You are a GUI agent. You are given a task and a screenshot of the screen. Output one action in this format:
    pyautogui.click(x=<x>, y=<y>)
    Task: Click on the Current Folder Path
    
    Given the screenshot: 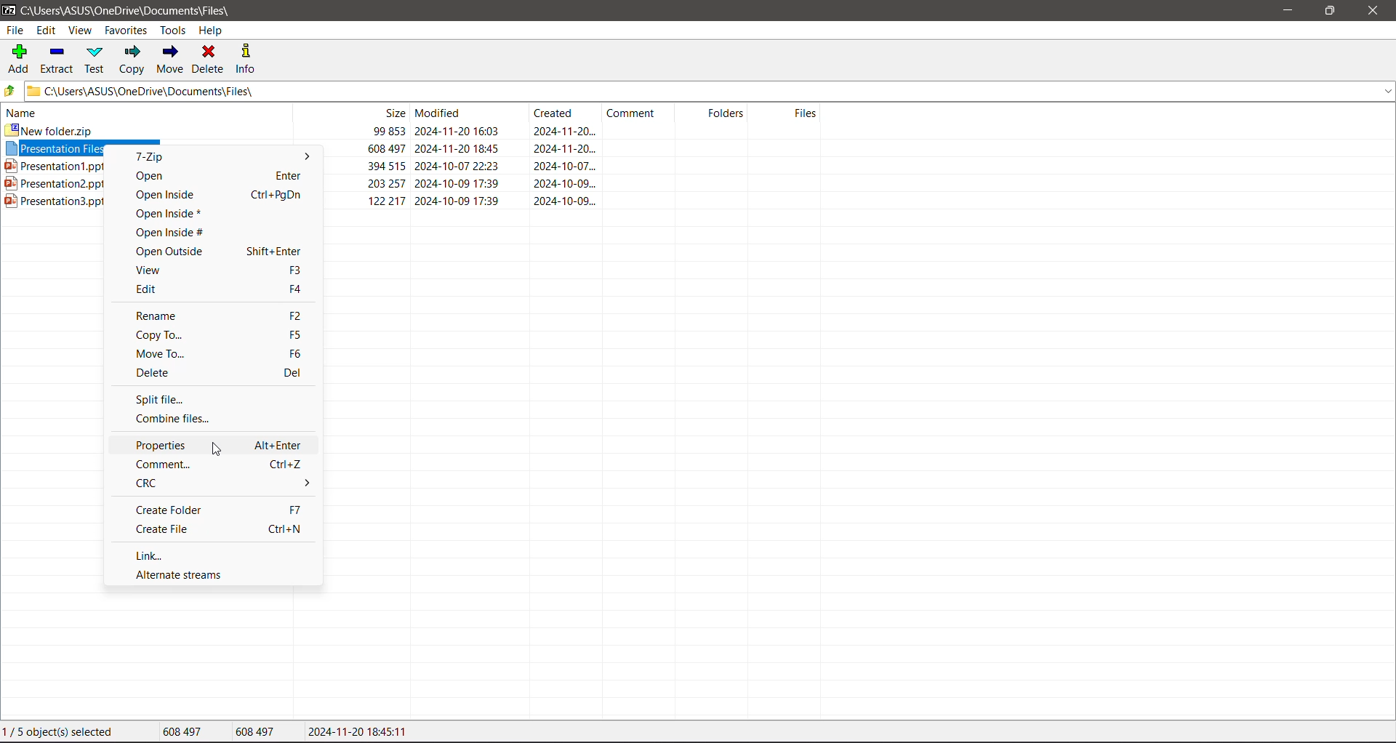 What is the action you would take?
    pyautogui.click(x=138, y=9)
    